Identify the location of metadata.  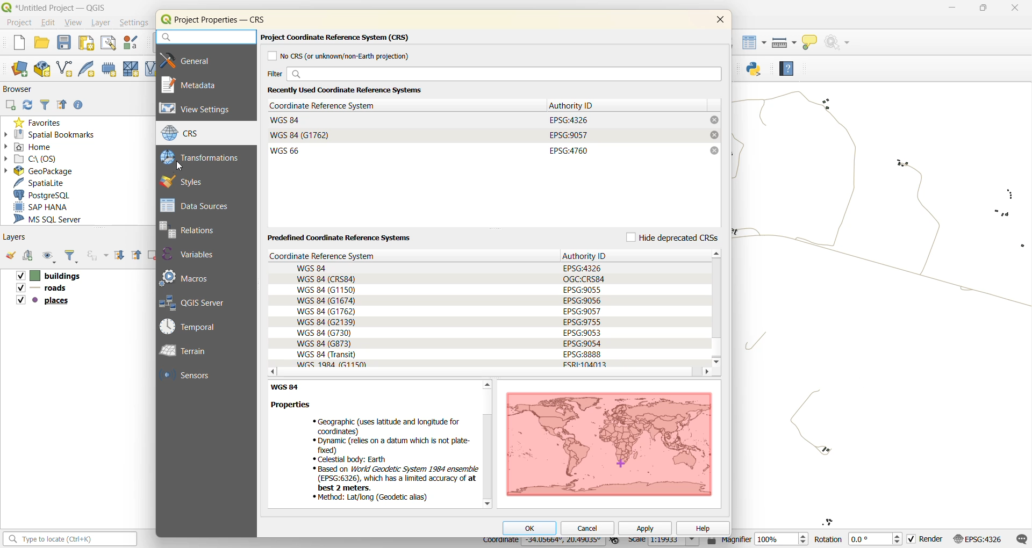
(195, 84).